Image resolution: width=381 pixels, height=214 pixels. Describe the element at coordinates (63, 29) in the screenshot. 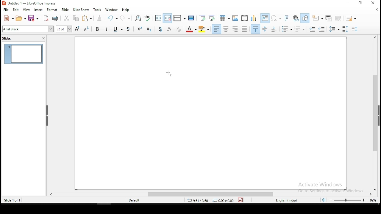

I see `32 pt` at that location.